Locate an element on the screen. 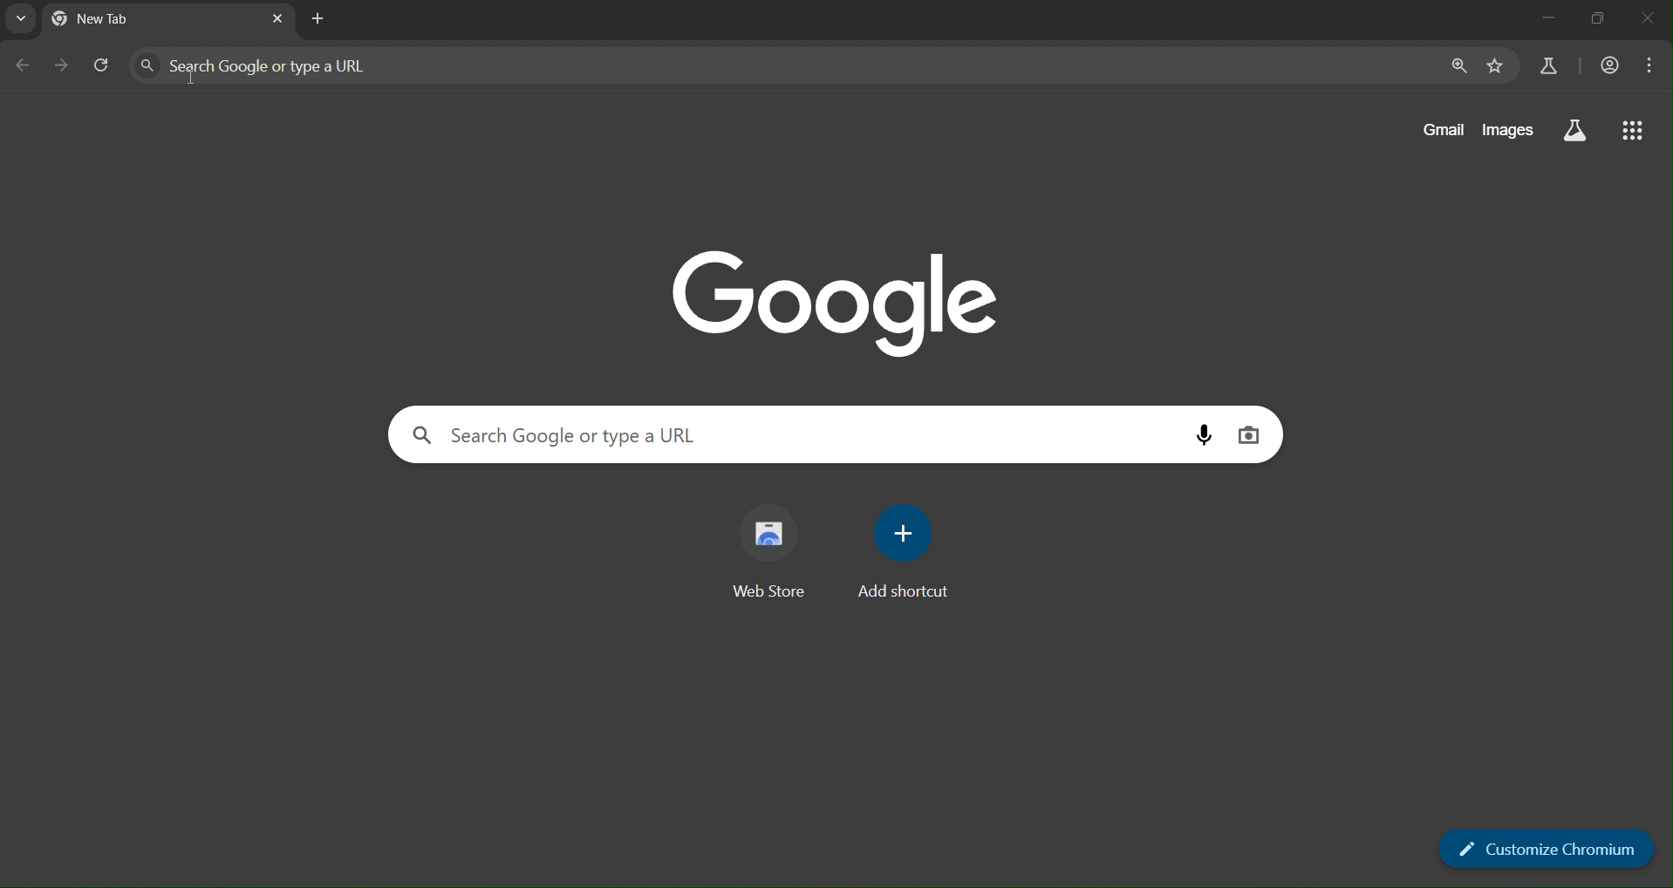  gmail is located at coordinates (1446, 129).